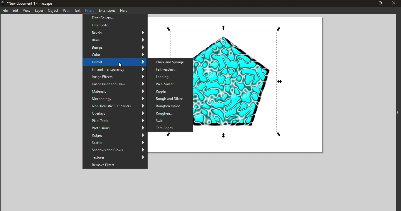 This screenshot has width=401, height=211. I want to click on Chalk and Sponge, so click(169, 62).